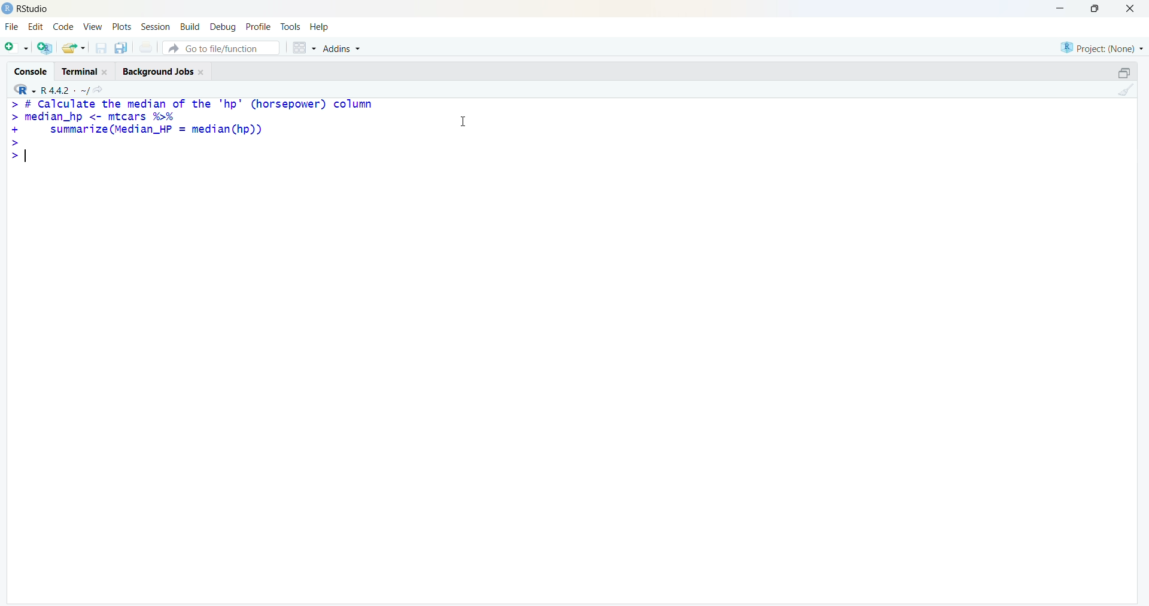 The height and width of the screenshot is (606, 1149). Describe the element at coordinates (321, 27) in the screenshot. I see `help` at that location.